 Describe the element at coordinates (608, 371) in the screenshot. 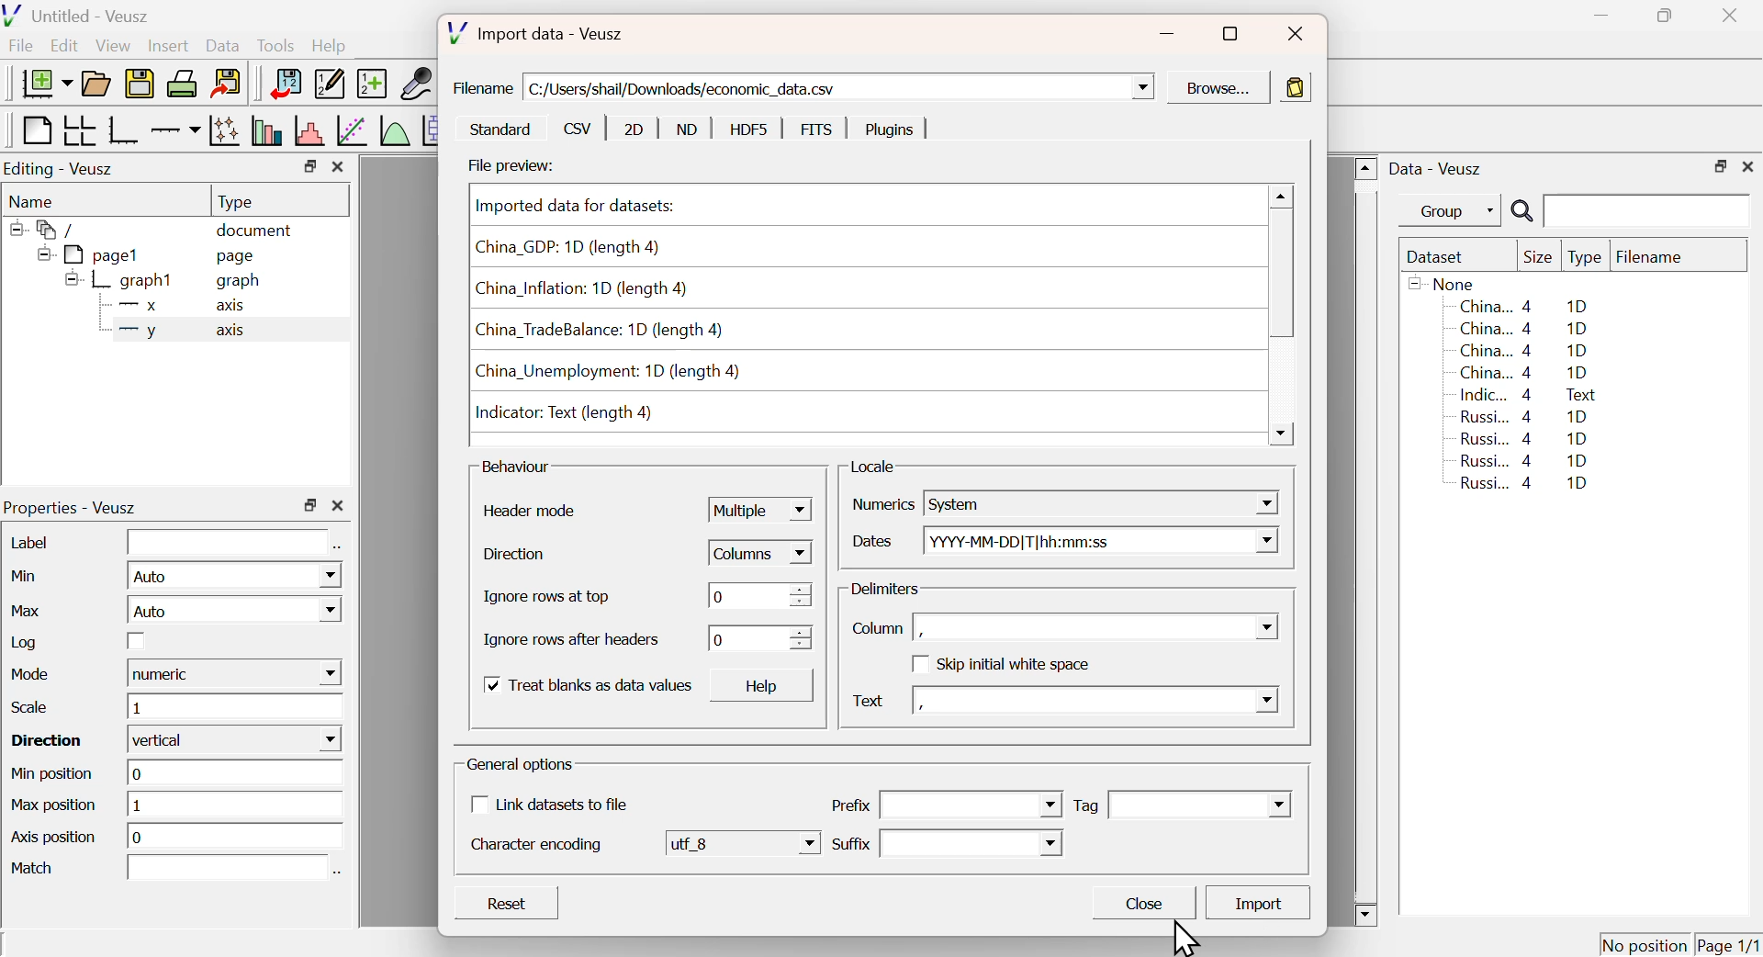

I see `China_Unemployment: 1D (length 4)` at that location.